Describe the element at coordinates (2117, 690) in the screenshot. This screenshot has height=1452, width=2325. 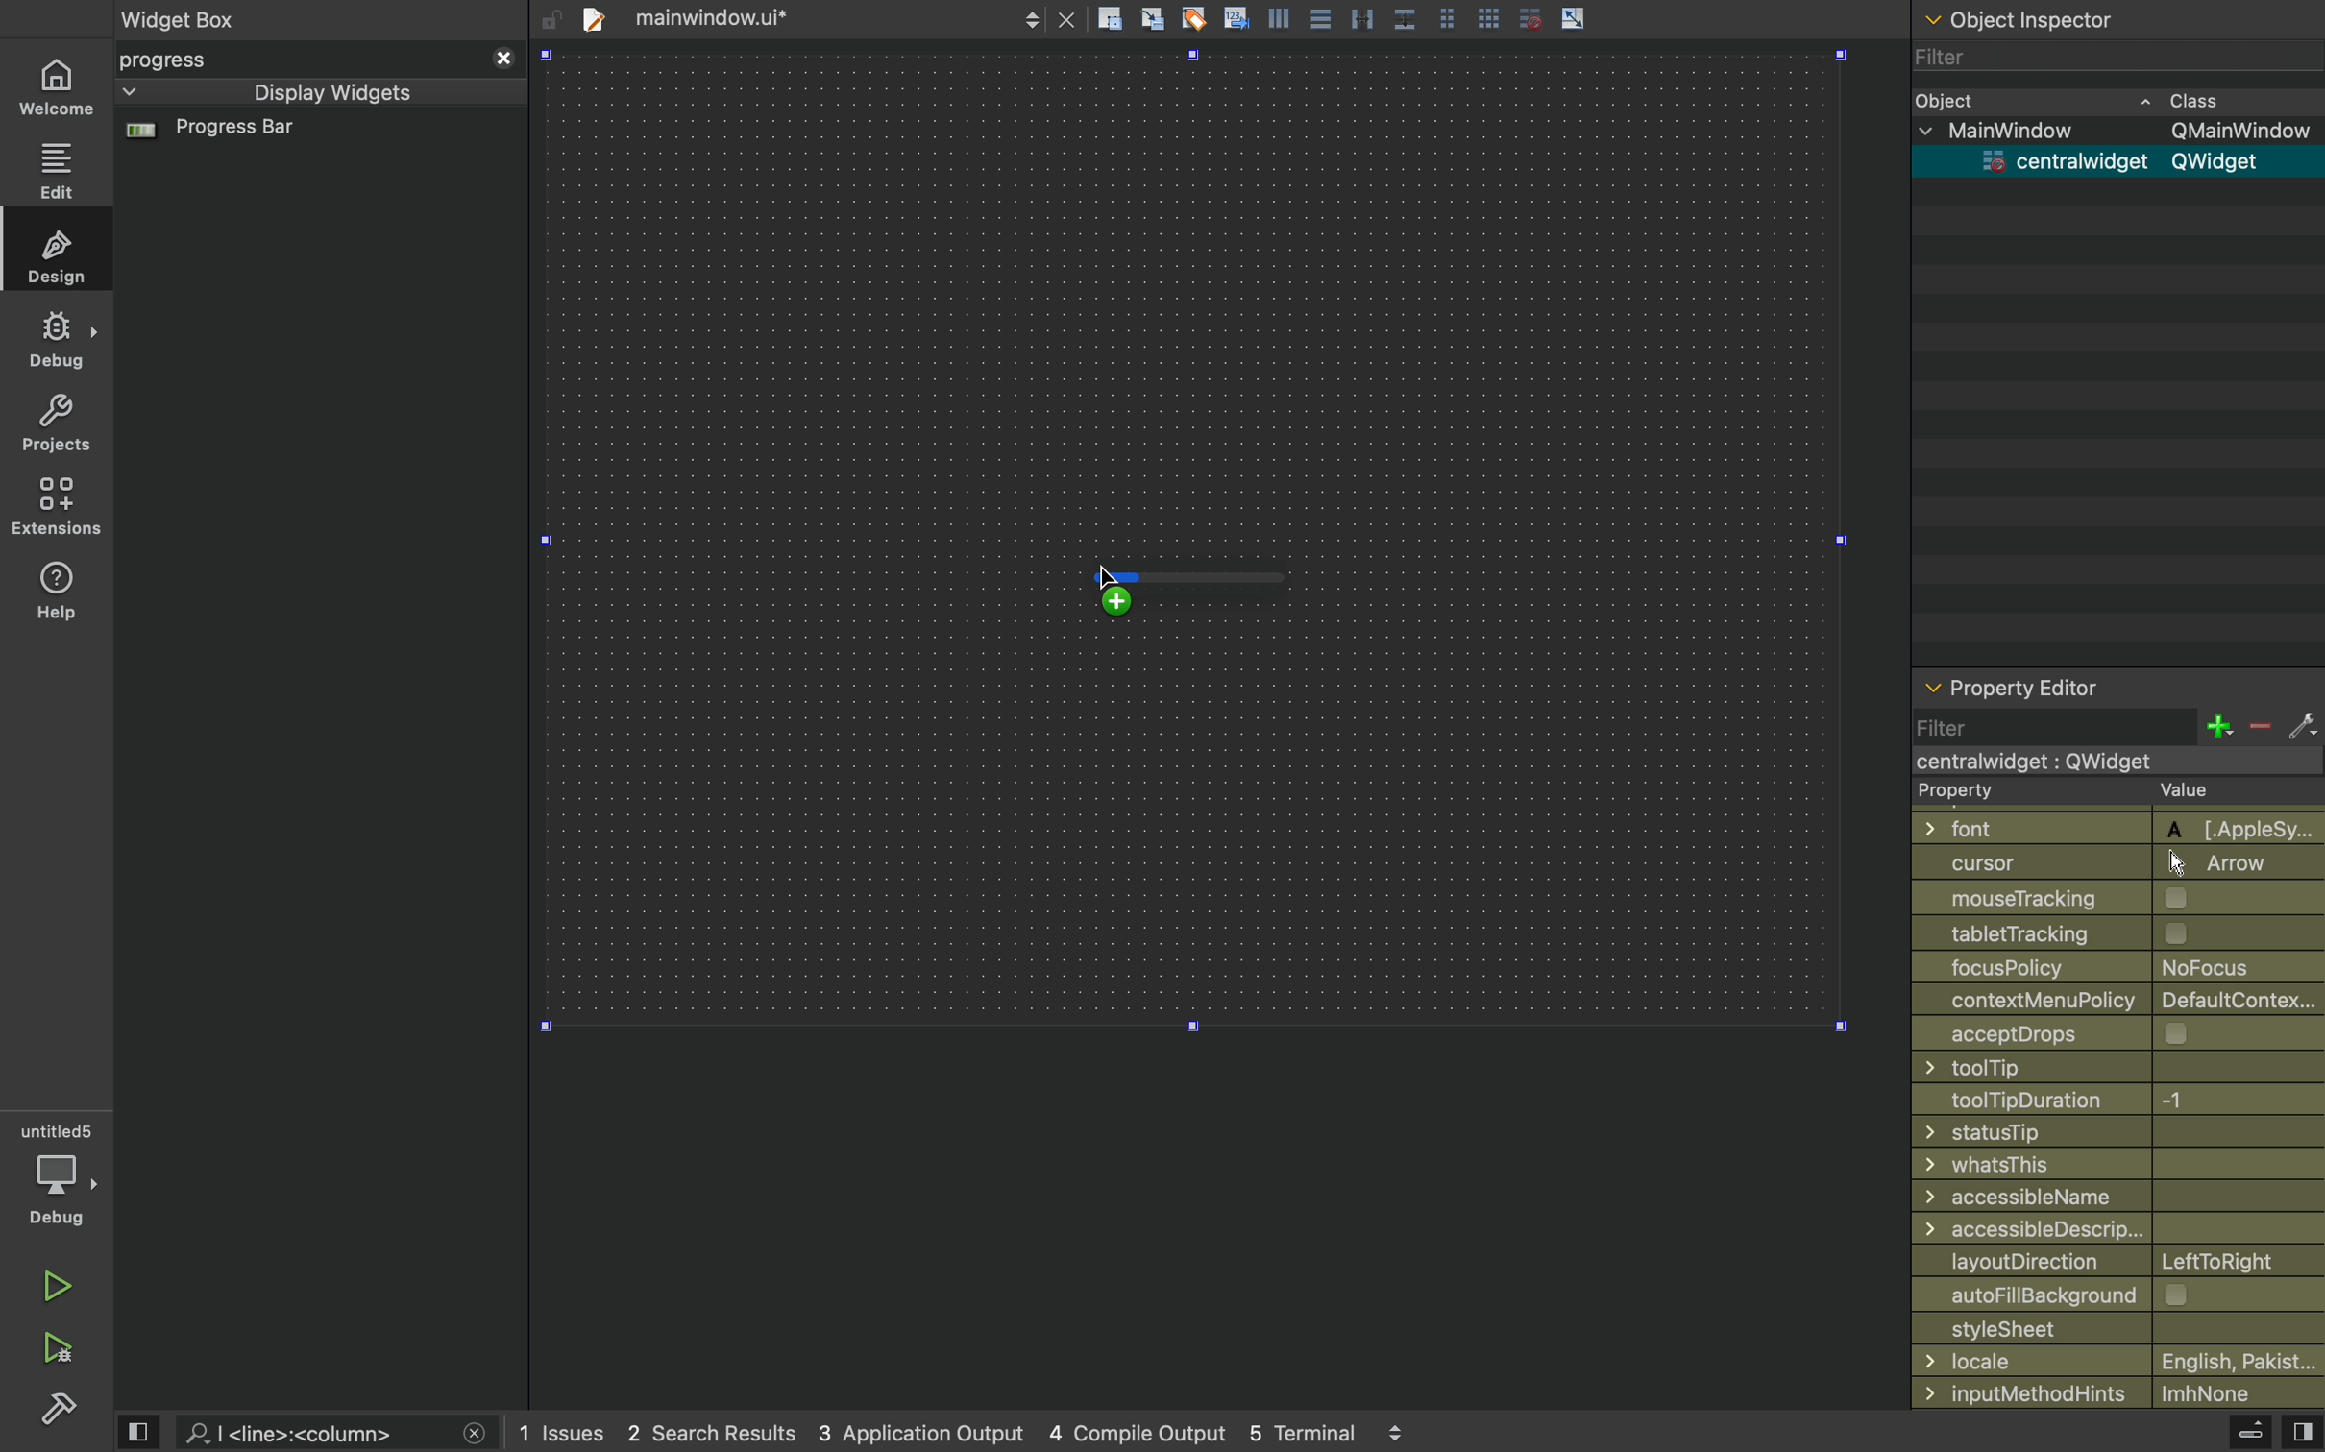
I see `property editor` at that location.